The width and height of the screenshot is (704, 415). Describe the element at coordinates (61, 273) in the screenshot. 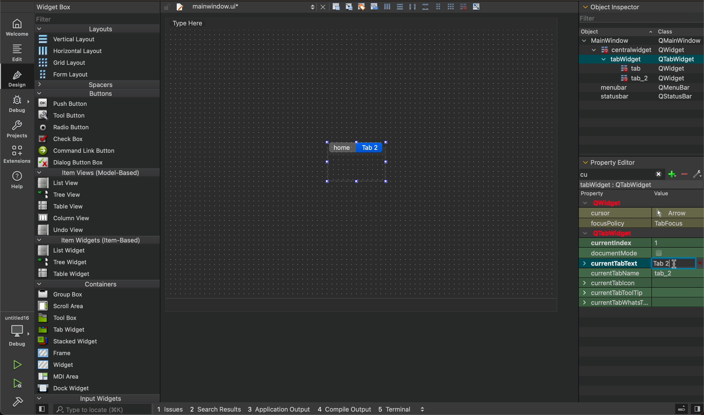

I see `Table Widget` at that location.